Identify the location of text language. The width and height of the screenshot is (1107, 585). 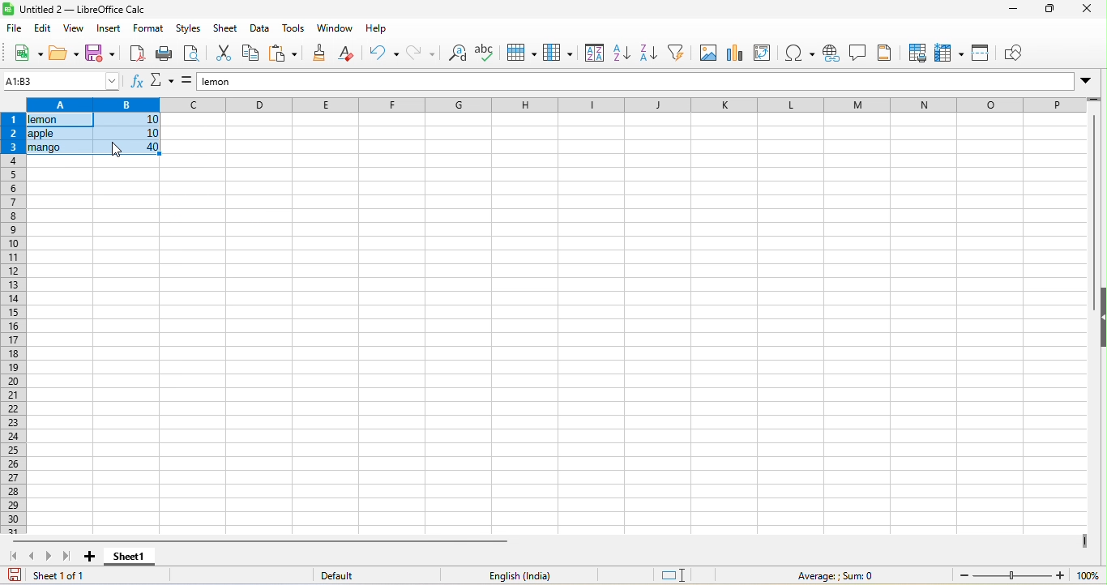
(518, 575).